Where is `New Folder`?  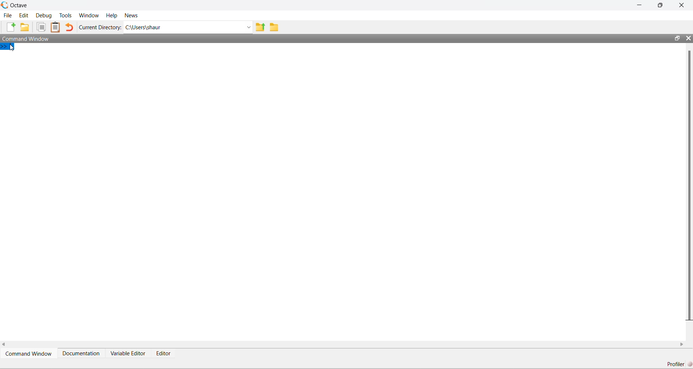 New Folder is located at coordinates (25, 27).